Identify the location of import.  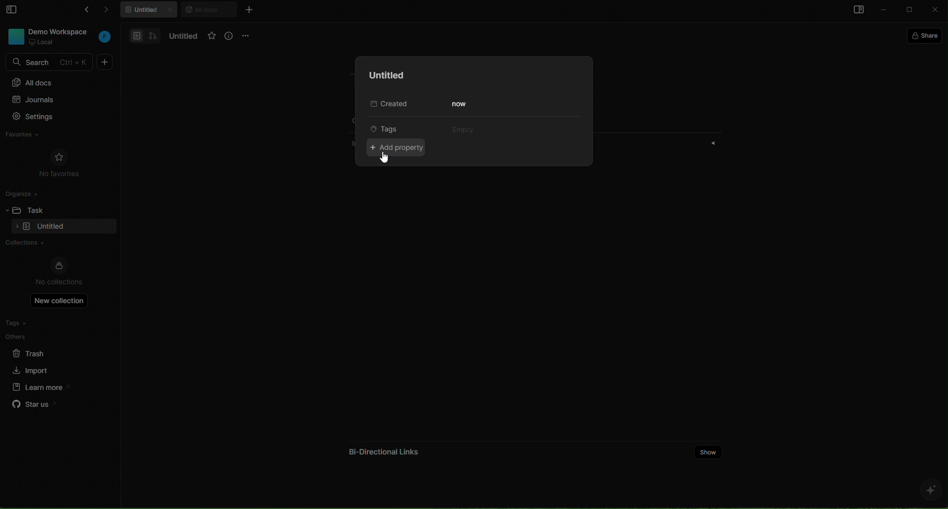
(32, 369).